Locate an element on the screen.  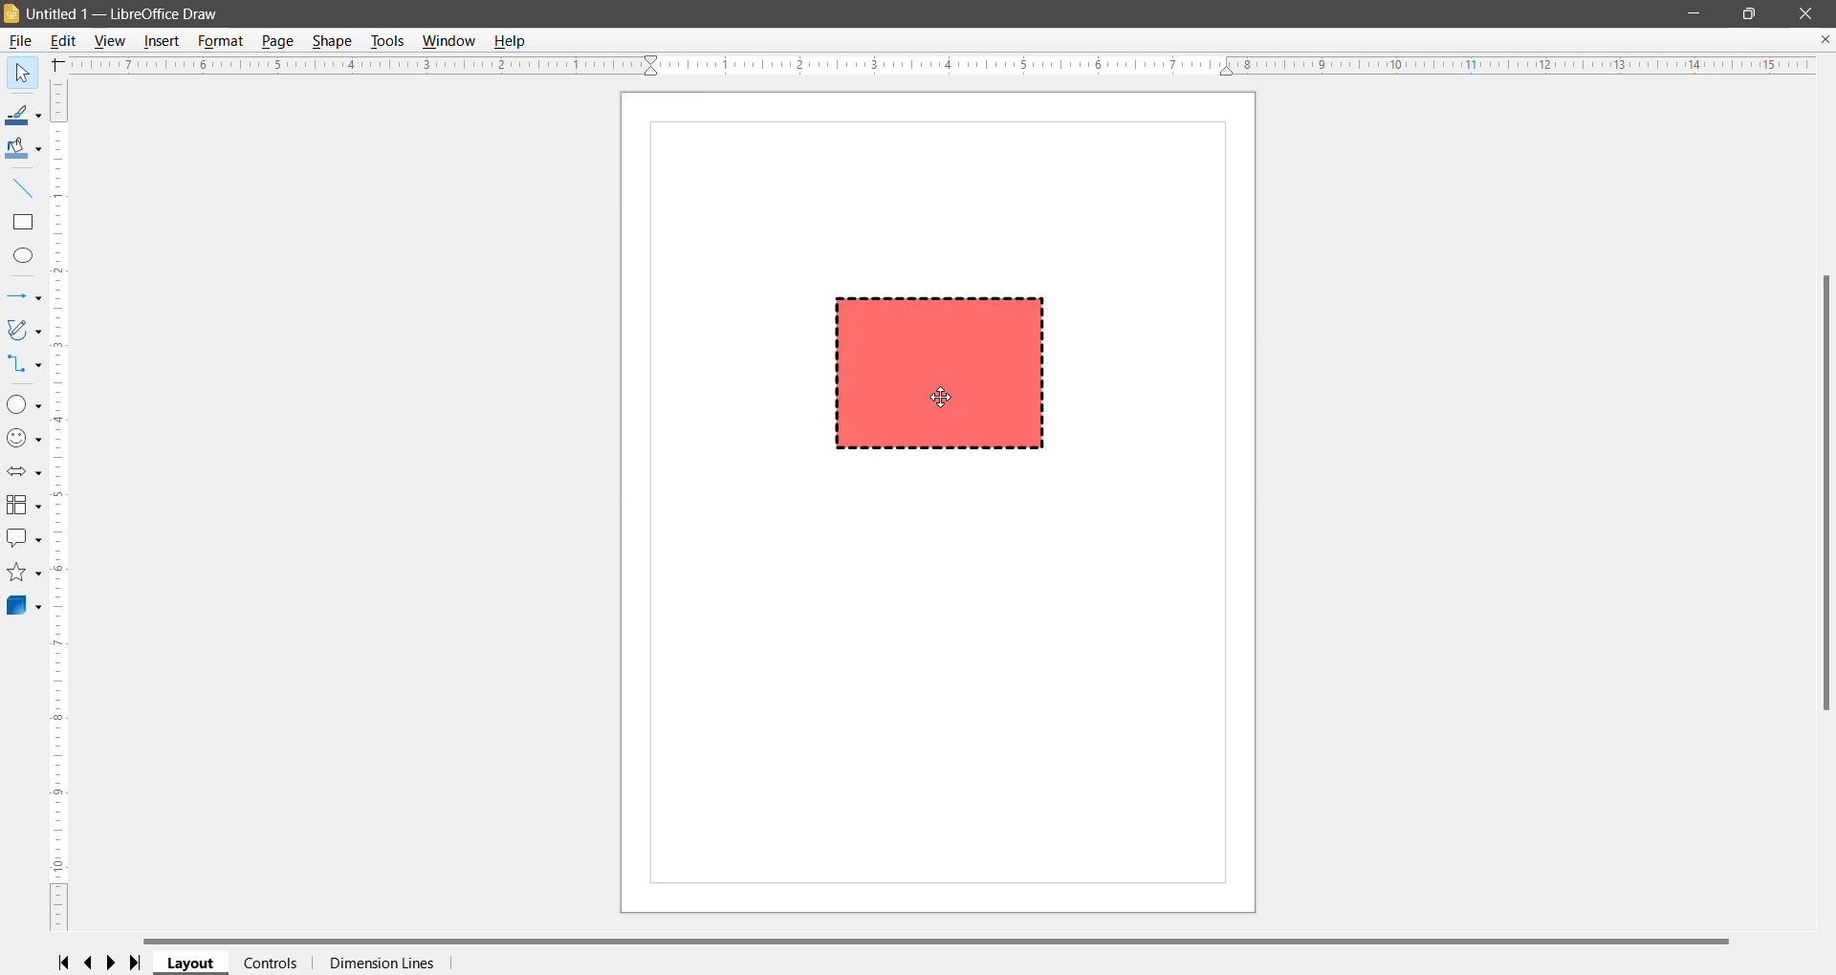
Symbol Shapes is located at coordinates (24, 440).